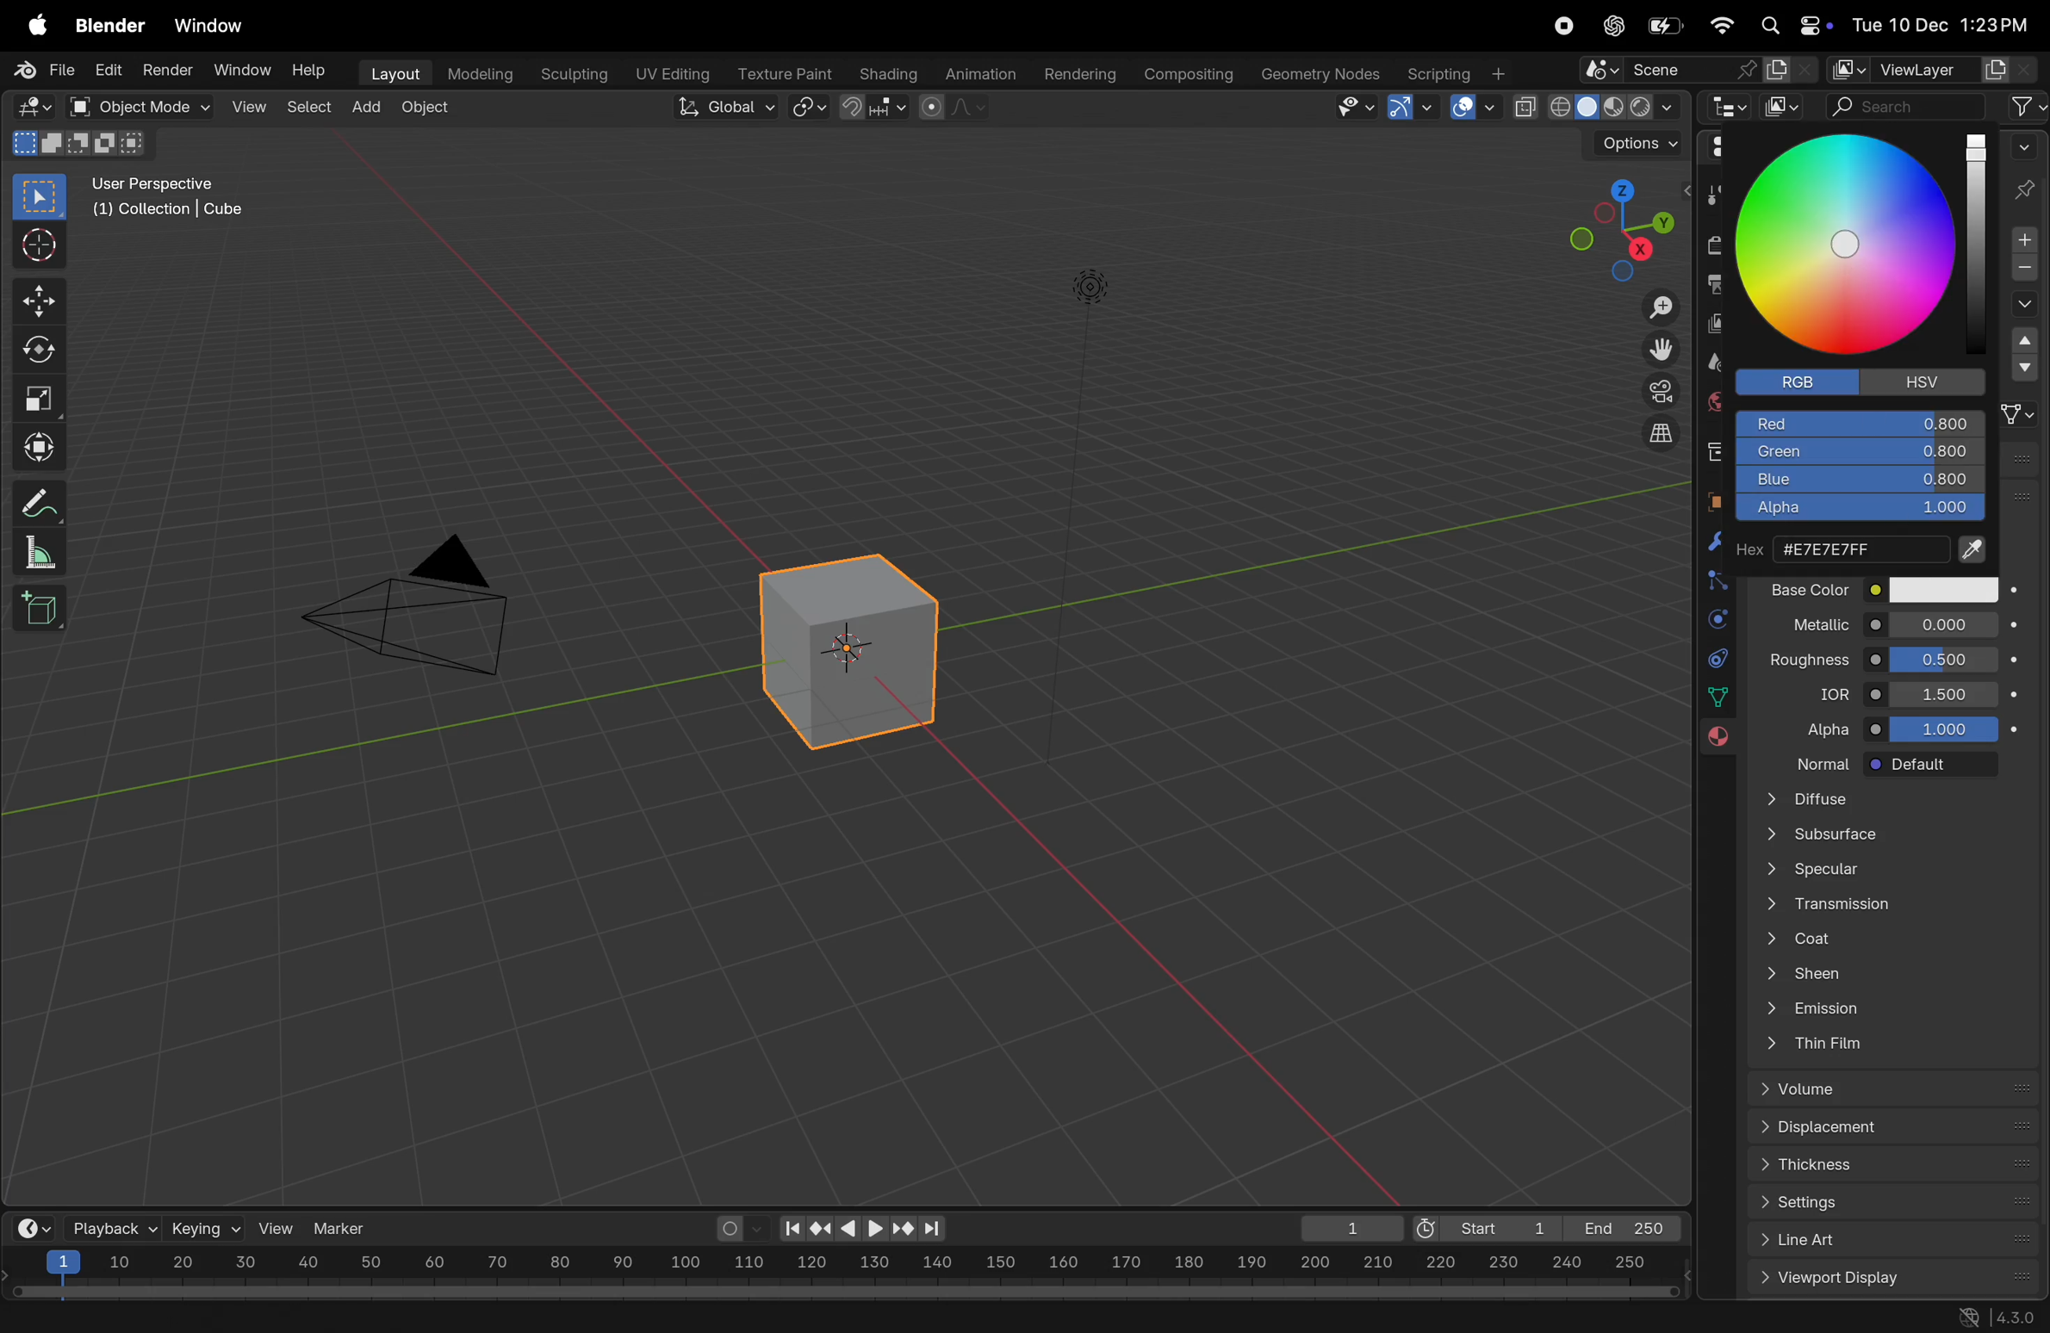 This screenshot has width=2050, height=1333. What do you see at coordinates (1901, 1089) in the screenshot?
I see `volume` at bounding box center [1901, 1089].